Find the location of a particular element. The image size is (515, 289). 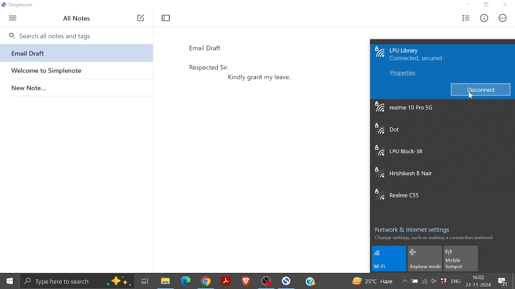

Info is located at coordinates (484, 18).